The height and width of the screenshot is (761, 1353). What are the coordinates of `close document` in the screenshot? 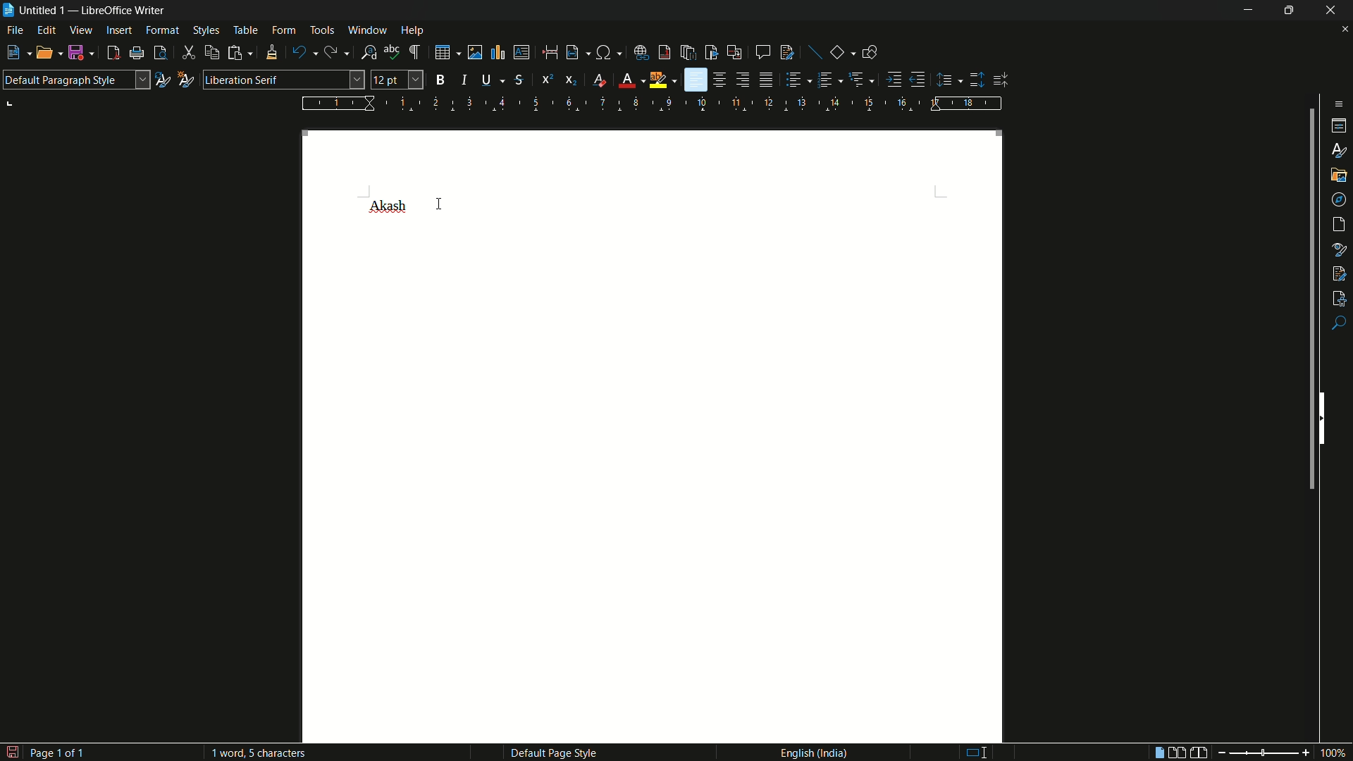 It's located at (1345, 30).